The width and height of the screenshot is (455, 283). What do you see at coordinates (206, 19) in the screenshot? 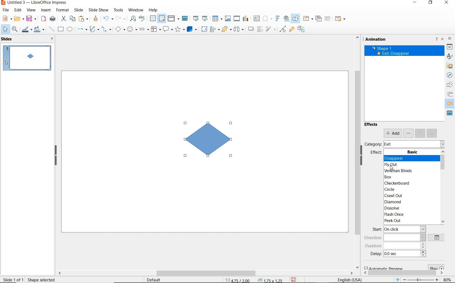
I see `start from current slide` at bounding box center [206, 19].